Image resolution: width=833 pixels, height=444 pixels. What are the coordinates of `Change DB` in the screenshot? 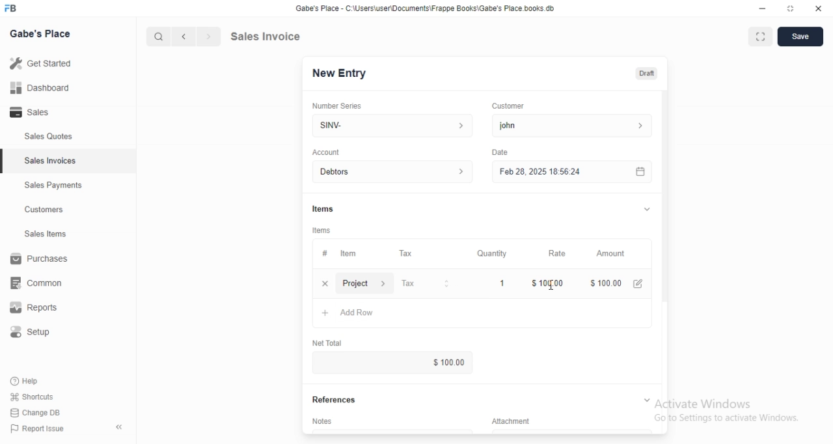 It's located at (38, 413).